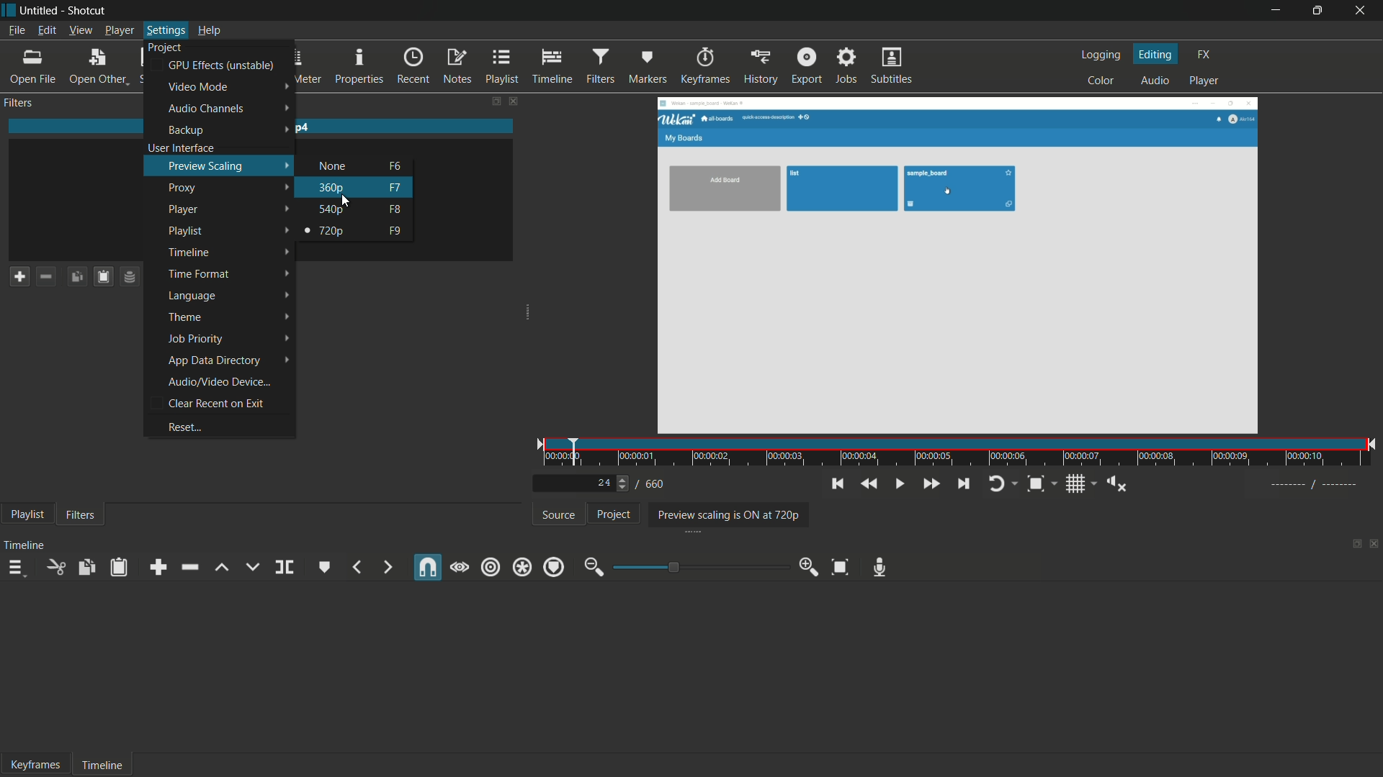 Image resolution: width=1383 pixels, height=777 pixels. I want to click on skip to the previous point, so click(838, 483).